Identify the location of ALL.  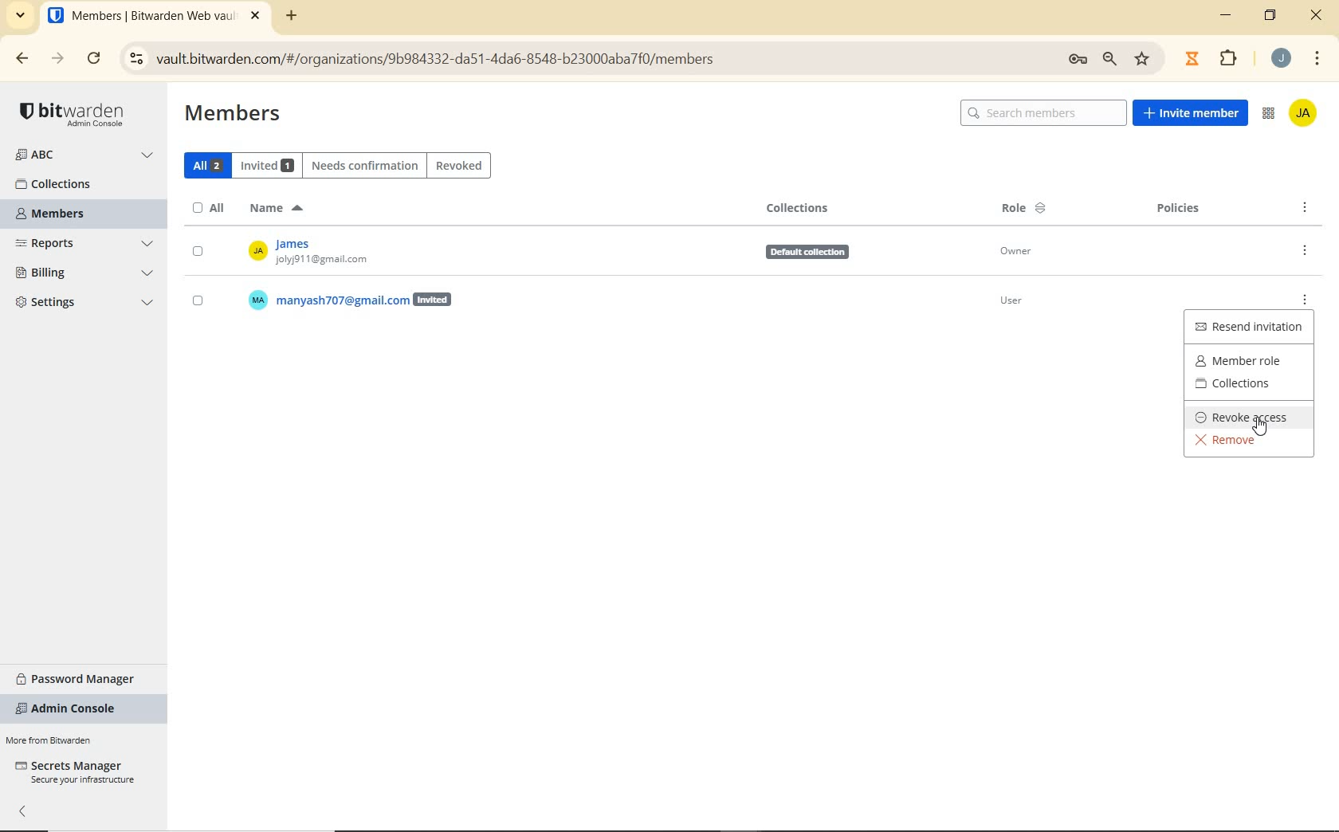
(205, 164).